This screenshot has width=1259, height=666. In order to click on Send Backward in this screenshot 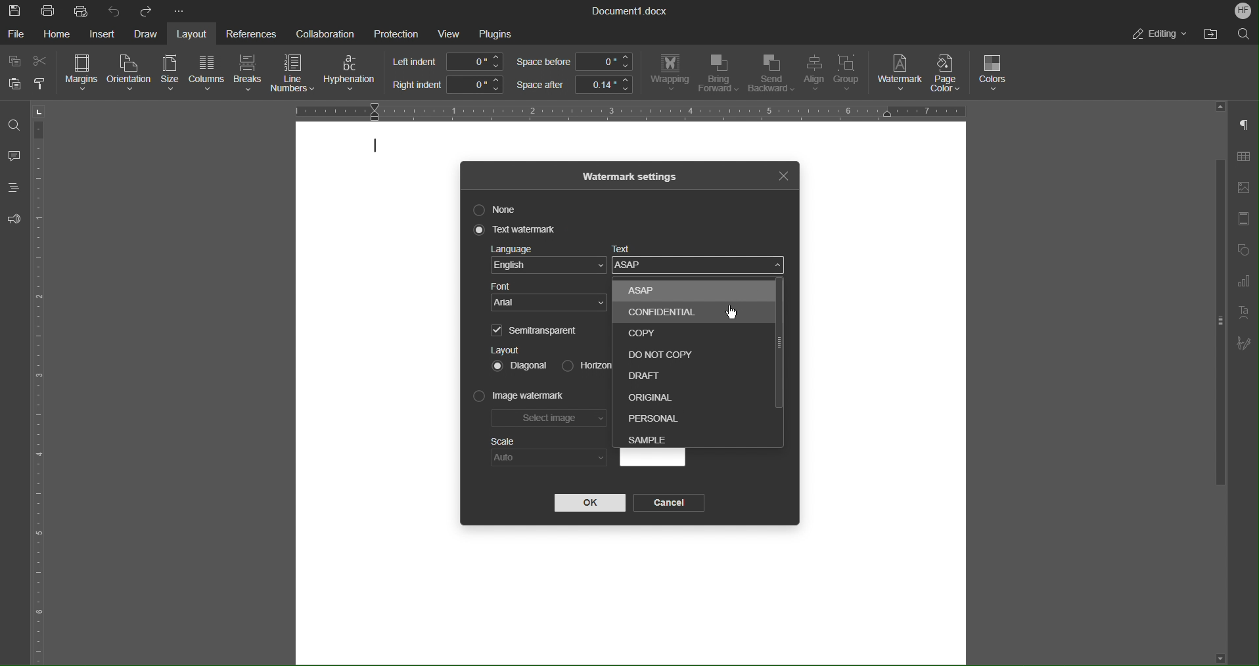, I will do `click(771, 74)`.